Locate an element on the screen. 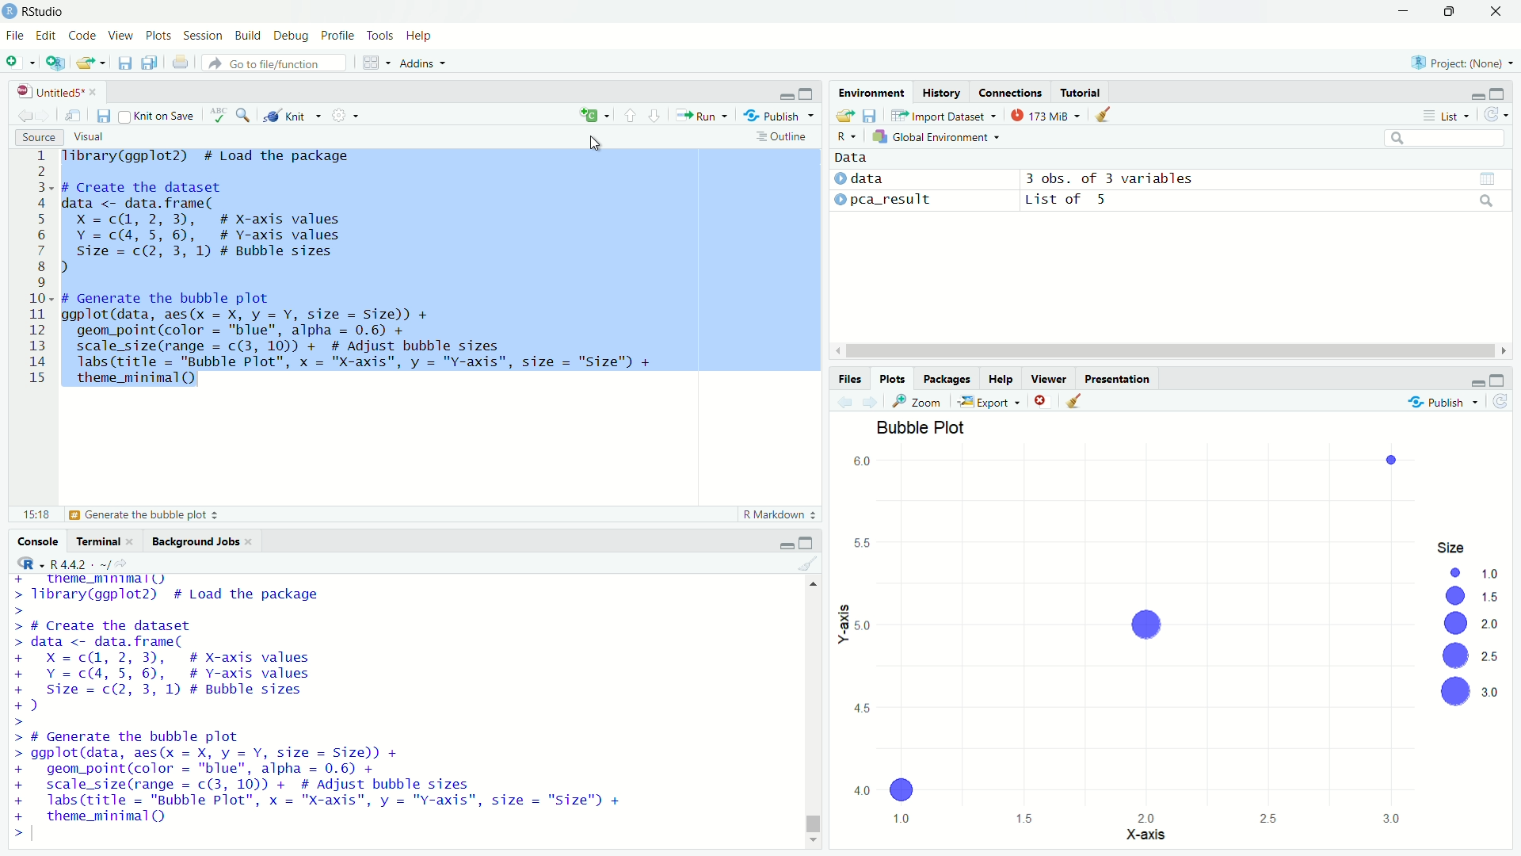 Image resolution: width=1521 pixels, height=856 pixels. plots is located at coordinates (159, 37).